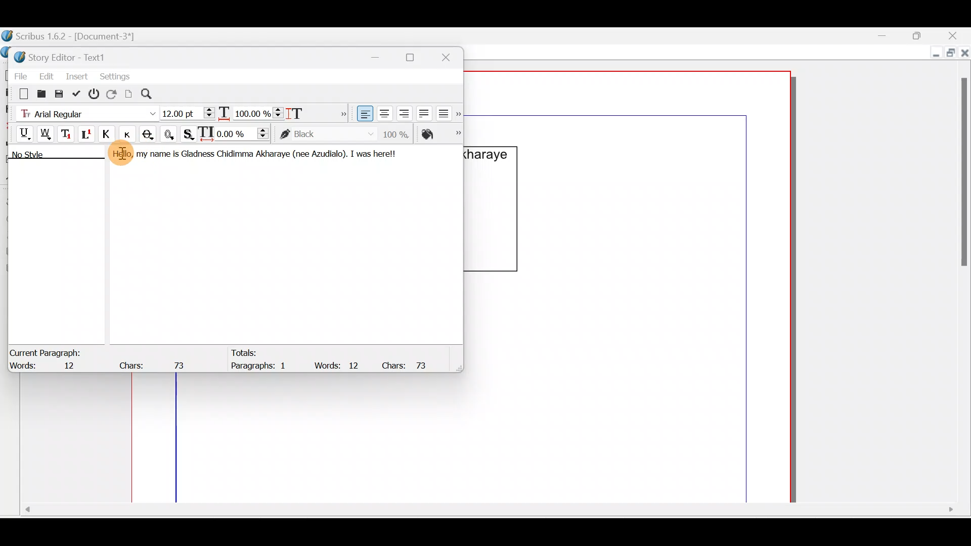  I want to click on Superscript, so click(87, 135).